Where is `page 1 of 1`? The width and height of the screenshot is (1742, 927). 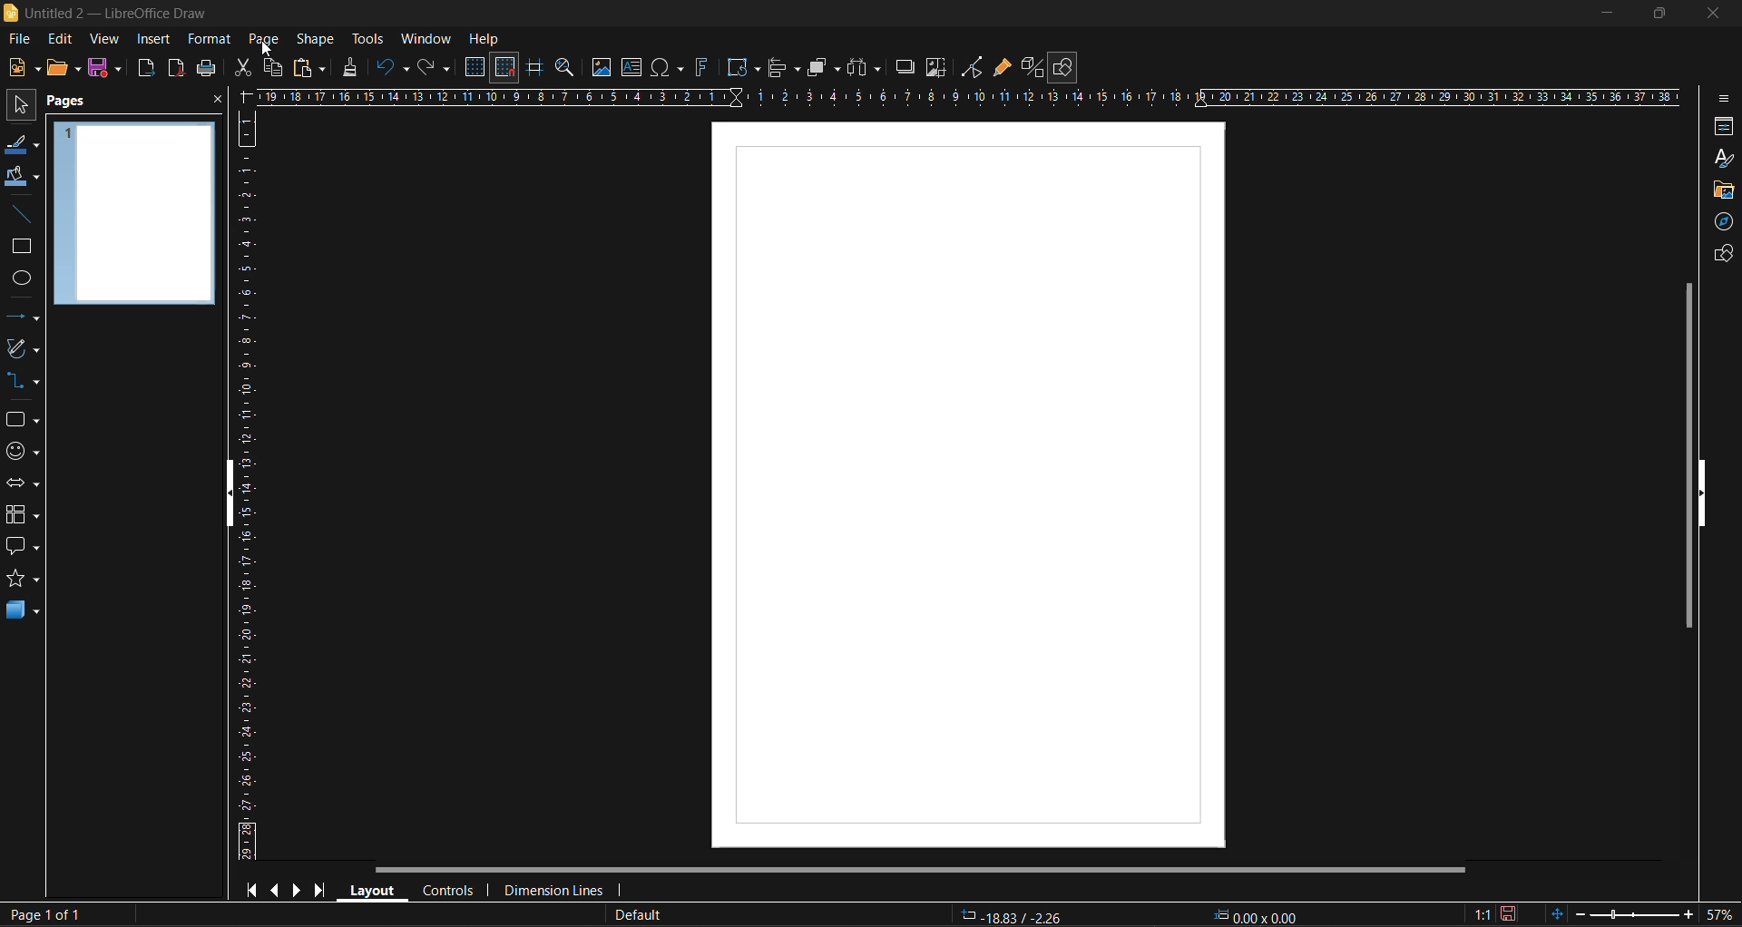 page 1 of 1 is located at coordinates (44, 912).